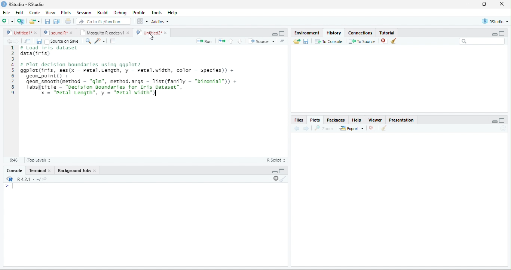  What do you see at coordinates (39, 42) in the screenshot?
I see `save` at bounding box center [39, 42].